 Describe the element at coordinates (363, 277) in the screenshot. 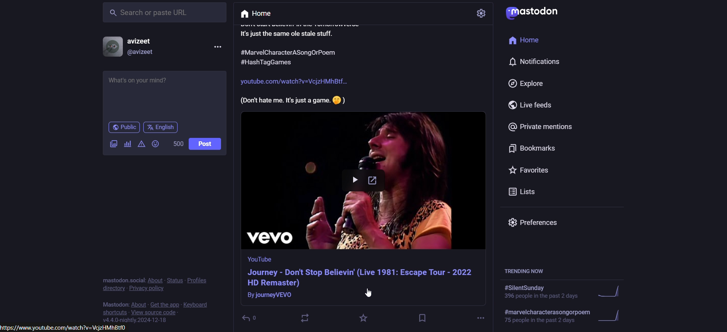

I see `video information` at that location.